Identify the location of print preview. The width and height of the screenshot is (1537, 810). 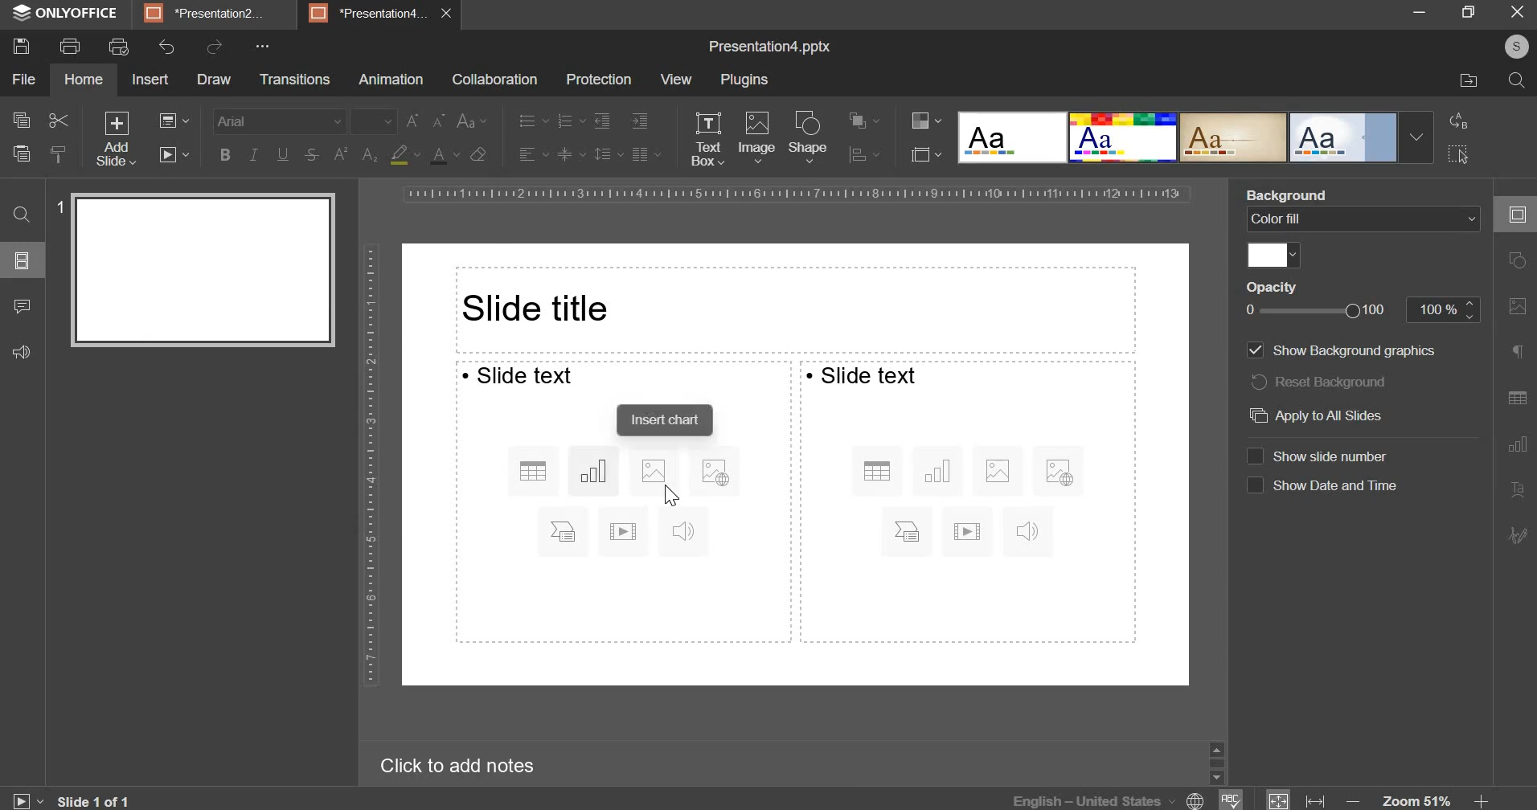
(118, 47).